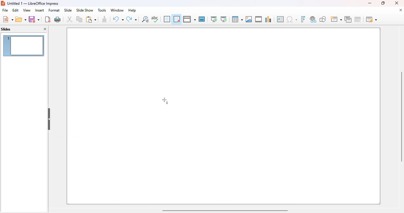 The height and width of the screenshot is (213, 404). I want to click on insert audio or video, so click(258, 19).